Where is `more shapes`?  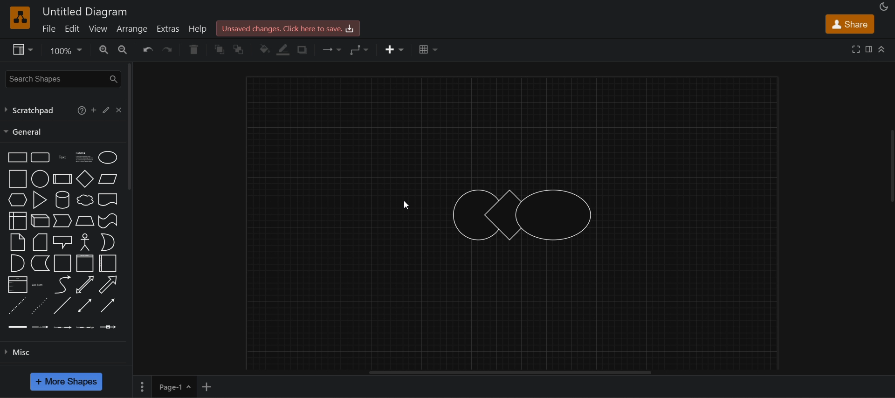
more shapes is located at coordinates (65, 381).